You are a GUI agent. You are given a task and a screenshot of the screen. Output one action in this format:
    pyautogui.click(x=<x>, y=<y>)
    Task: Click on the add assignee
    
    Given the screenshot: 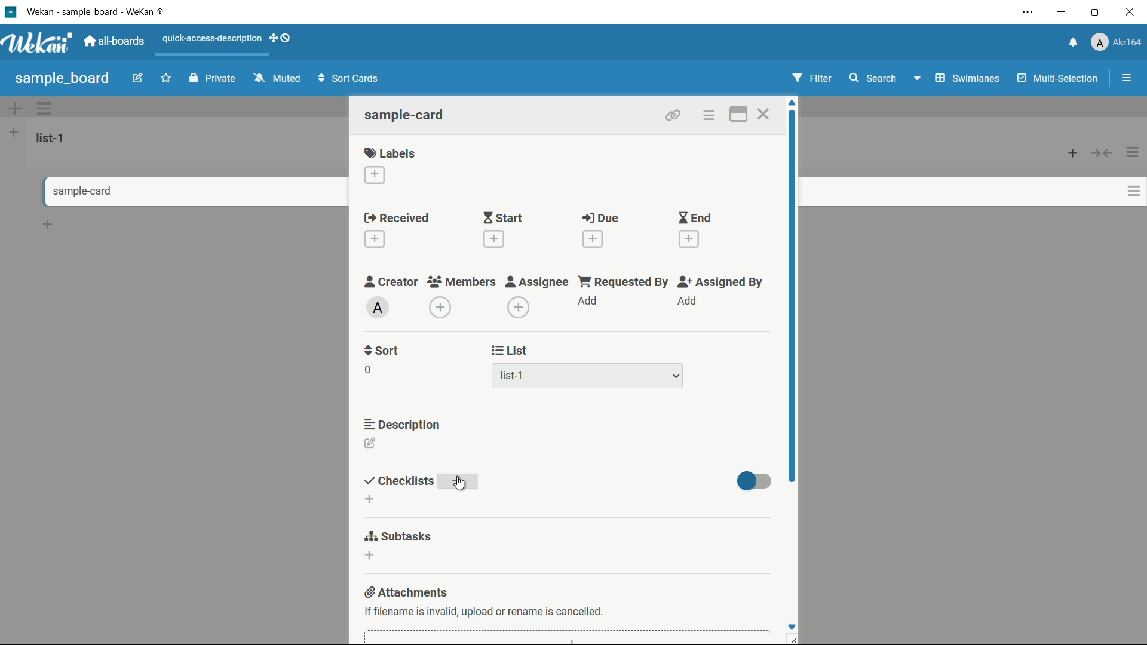 What is the action you would take?
    pyautogui.click(x=519, y=308)
    